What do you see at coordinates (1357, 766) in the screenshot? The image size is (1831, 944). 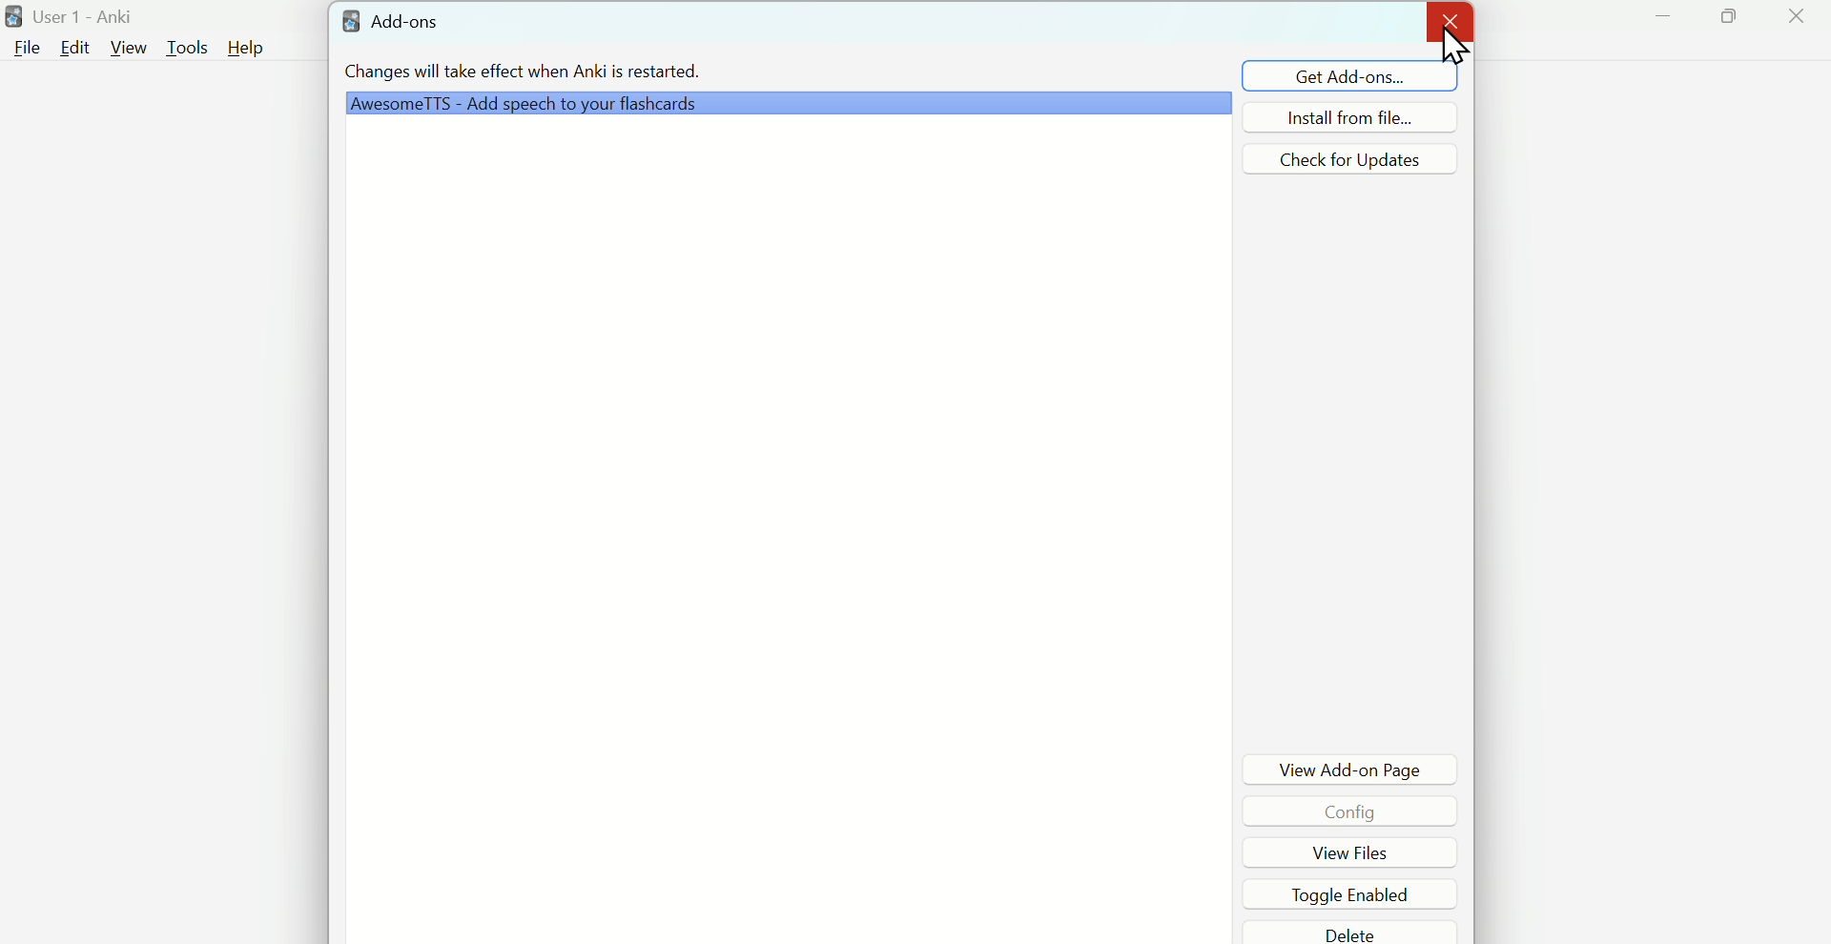 I see `View Add-on Page` at bounding box center [1357, 766].